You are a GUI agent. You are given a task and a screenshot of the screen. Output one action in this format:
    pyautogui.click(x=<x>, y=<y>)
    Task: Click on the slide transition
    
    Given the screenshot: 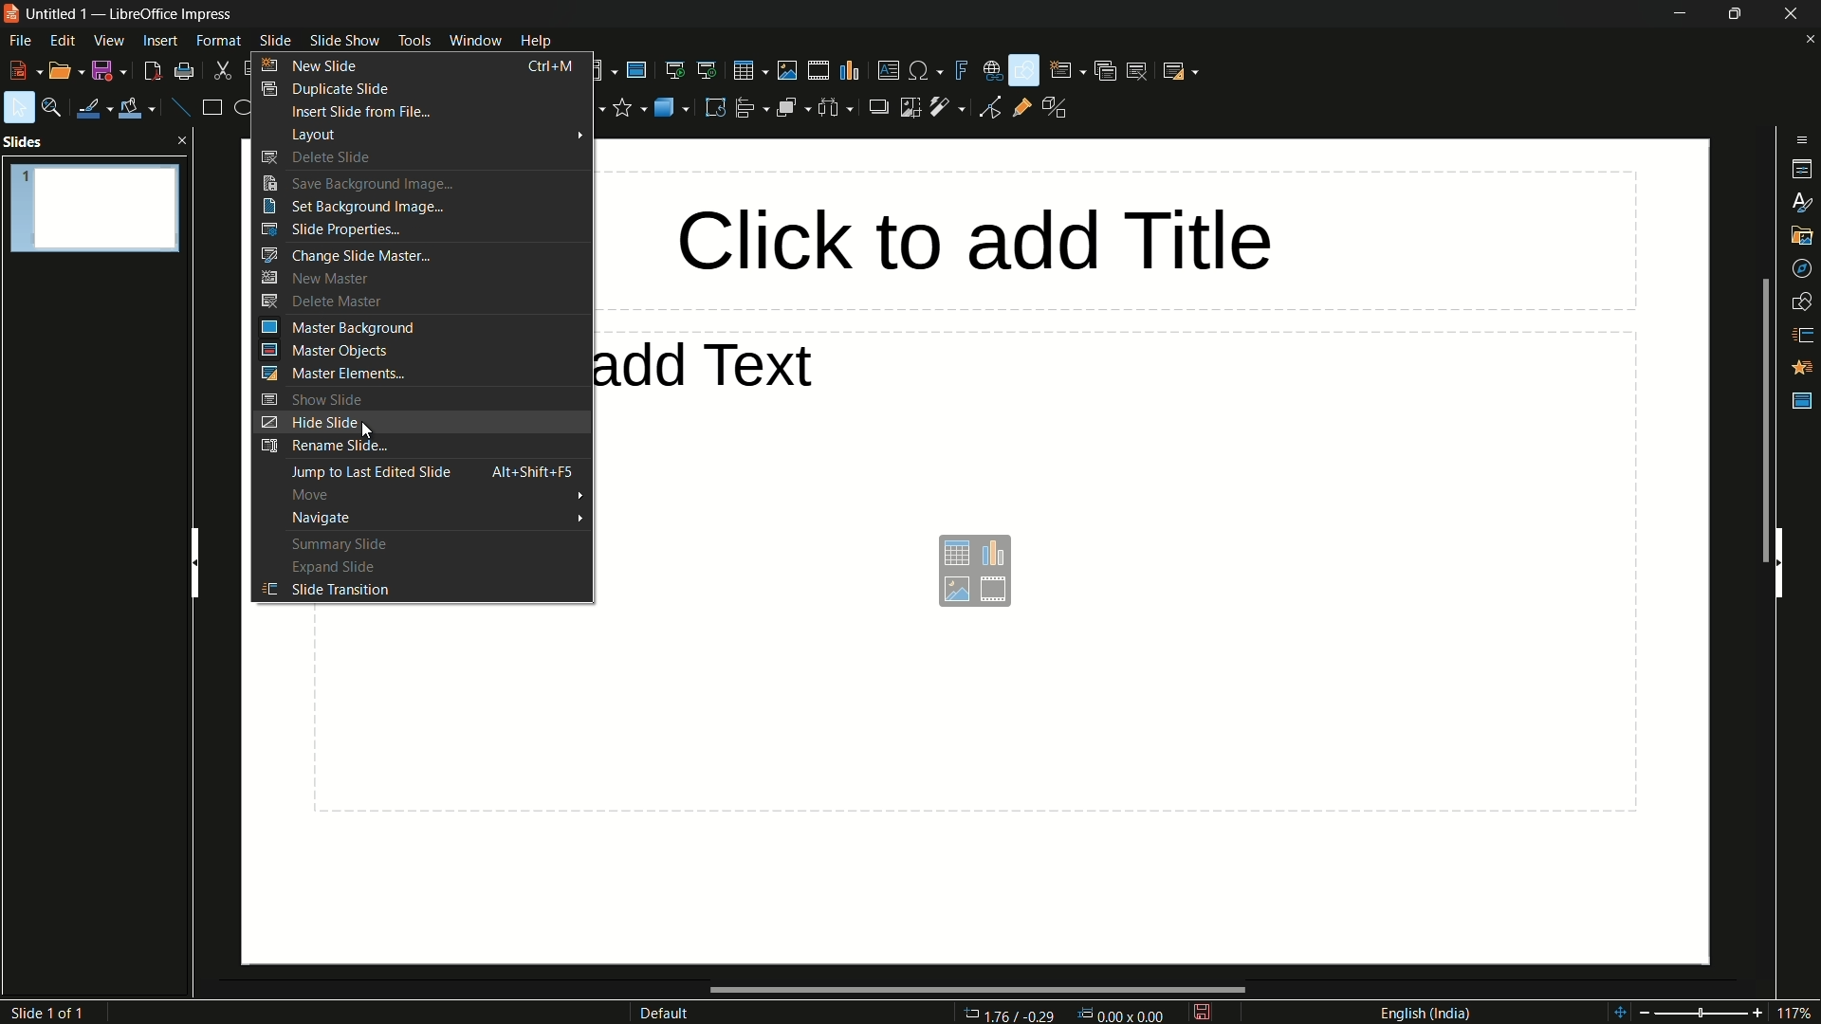 What is the action you would take?
    pyautogui.click(x=323, y=589)
    